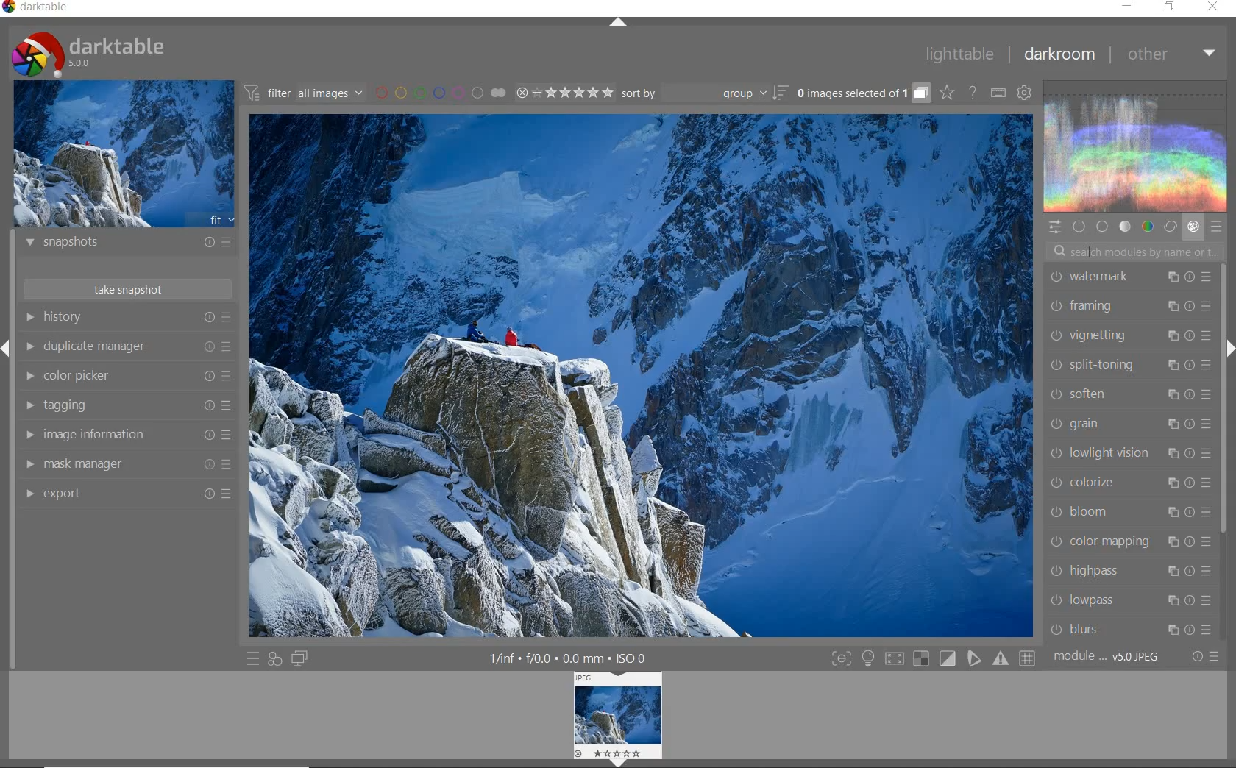 The height and width of the screenshot is (768, 1236). Describe the element at coordinates (1095, 254) in the screenshot. I see `CURSOR` at that location.